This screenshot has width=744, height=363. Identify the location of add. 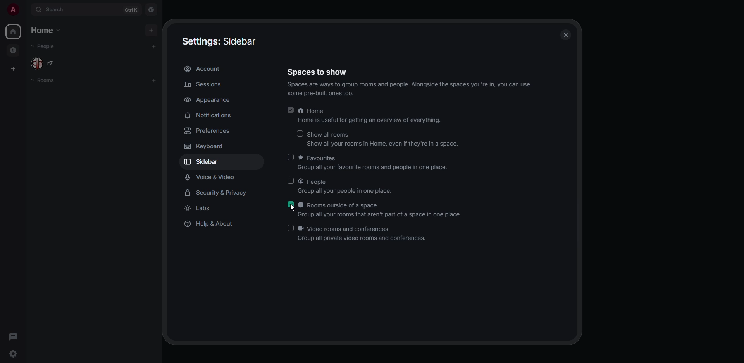
(156, 46).